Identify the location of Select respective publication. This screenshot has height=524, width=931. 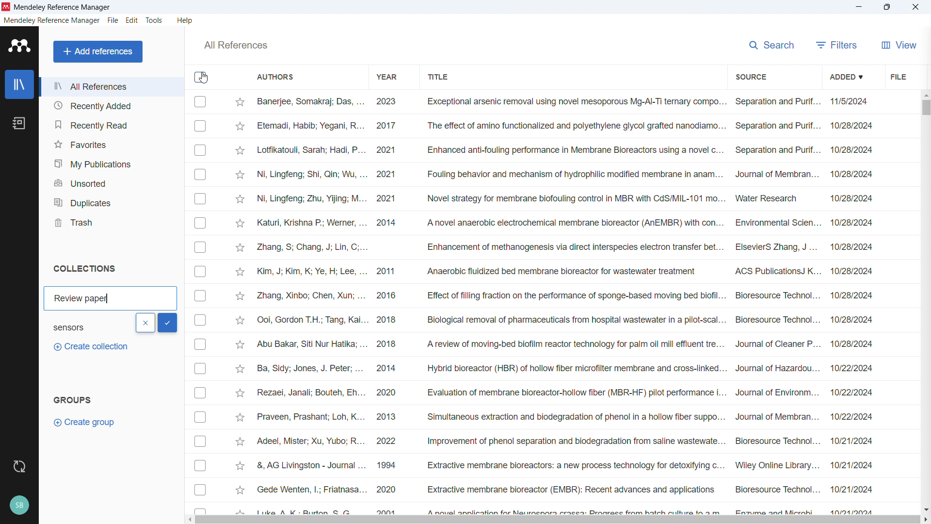
(200, 101).